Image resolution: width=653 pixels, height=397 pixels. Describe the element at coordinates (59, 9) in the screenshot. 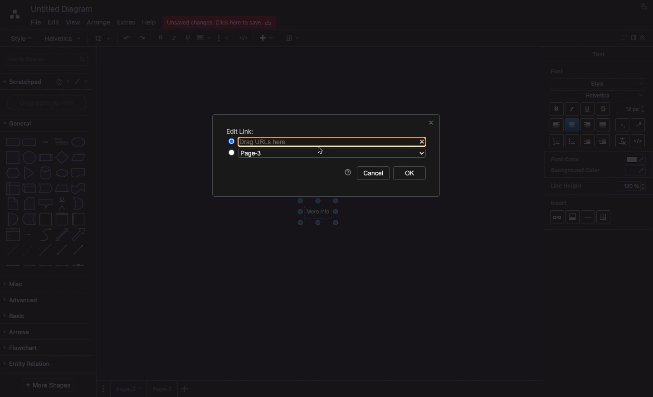

I see `Untitled diagram` at that location.